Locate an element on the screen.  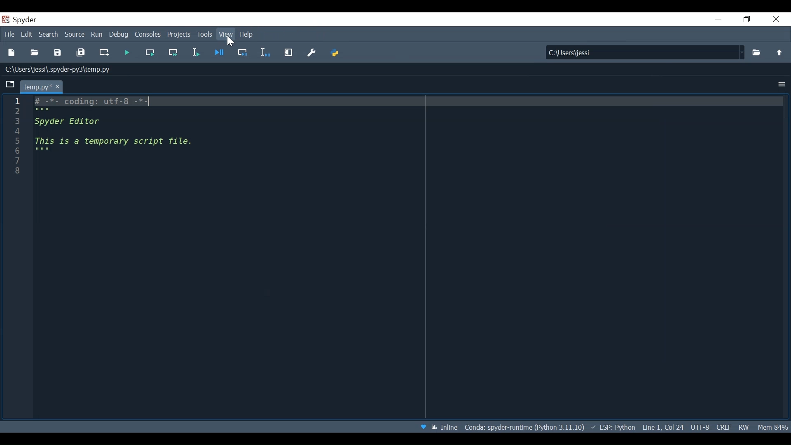
Browse is located at coordinates (757, 52).